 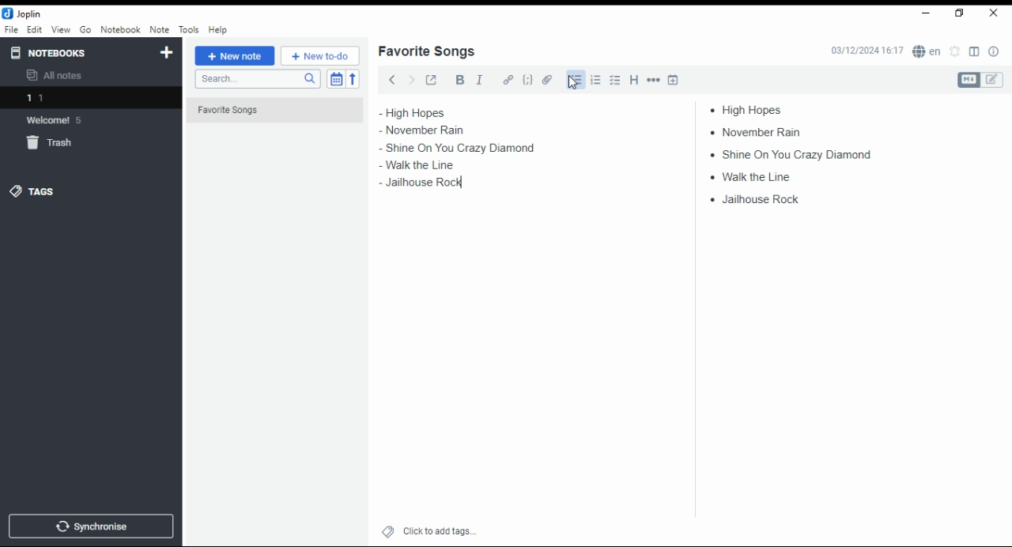 I want to click on edit, so click(x=34, y=28).